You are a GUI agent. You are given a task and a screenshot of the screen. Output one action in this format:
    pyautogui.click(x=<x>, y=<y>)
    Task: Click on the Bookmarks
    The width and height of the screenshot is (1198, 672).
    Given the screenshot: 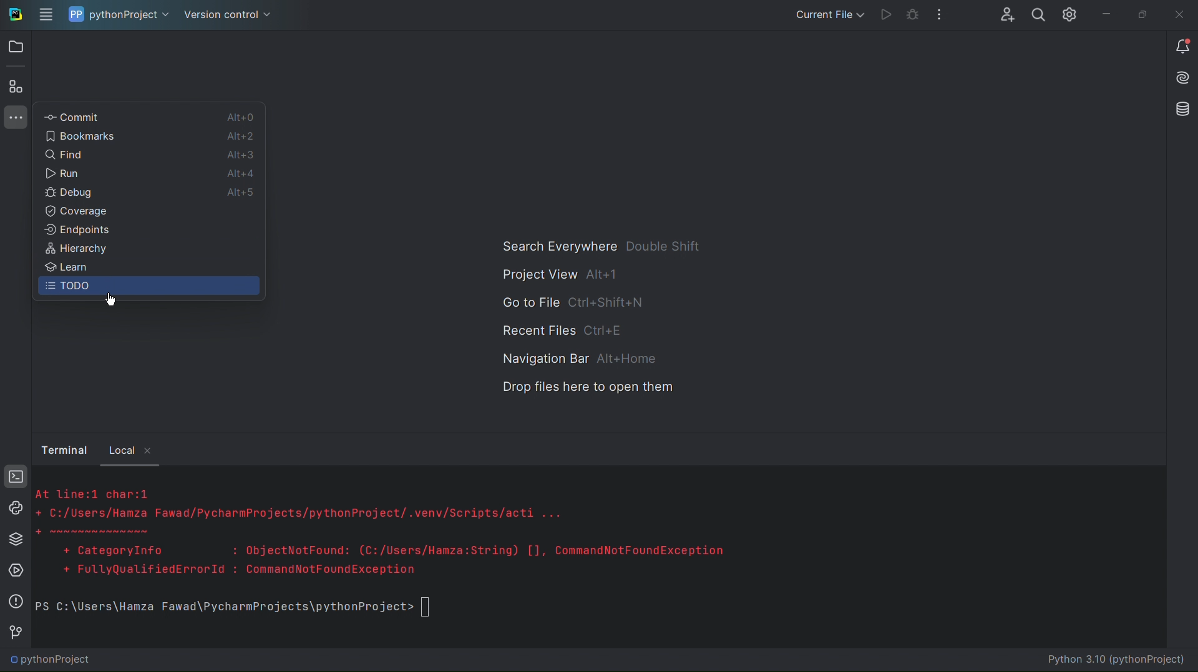 What is the action you would take?
    pyautogui.click(x=106, y=137)
    